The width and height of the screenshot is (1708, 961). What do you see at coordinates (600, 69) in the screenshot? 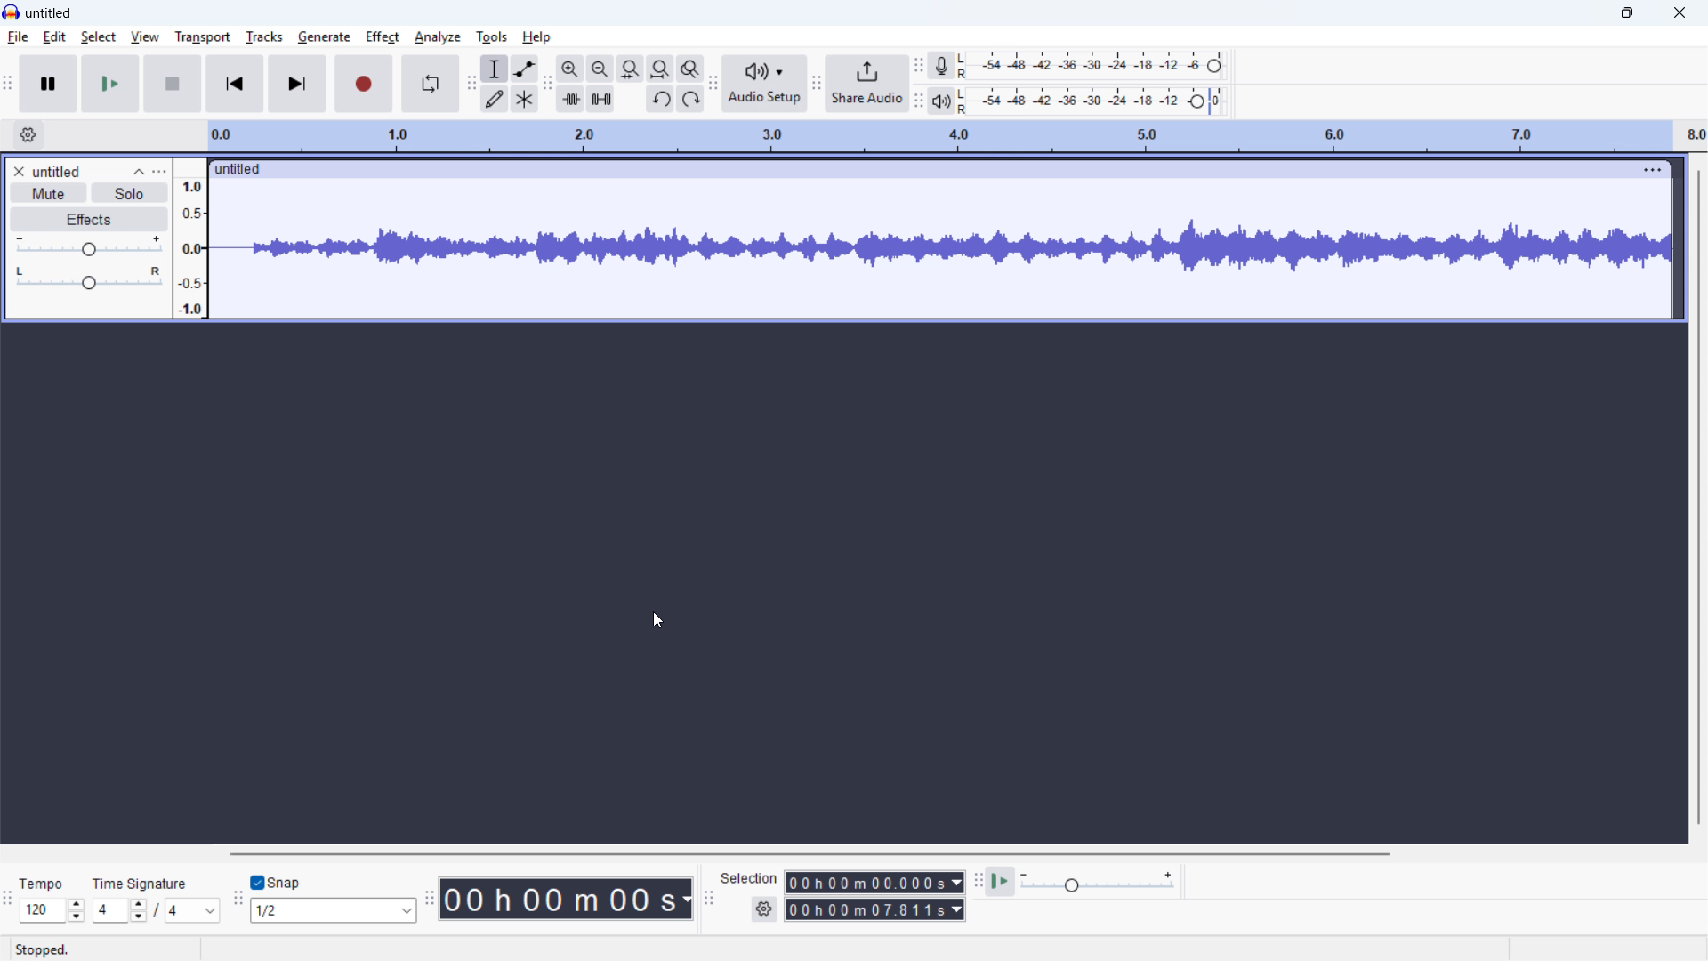
I see `Zoom out ` at bounding box center [600, 69].